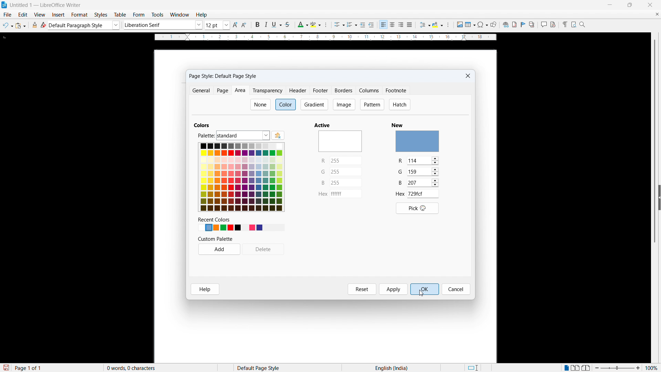  I want to click on Footnote , so click(396, 90).